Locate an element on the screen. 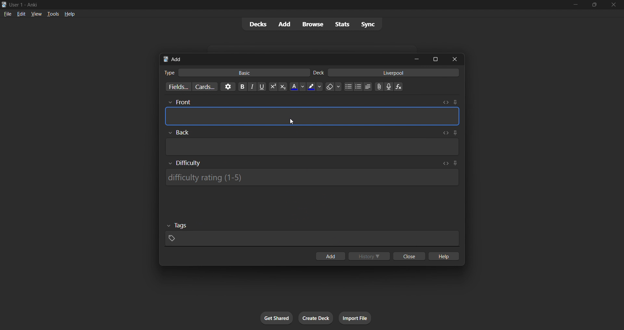 Image resolution: width=624 pixels, height=330 pixels. Record audio is located at coordinates (389, 87).